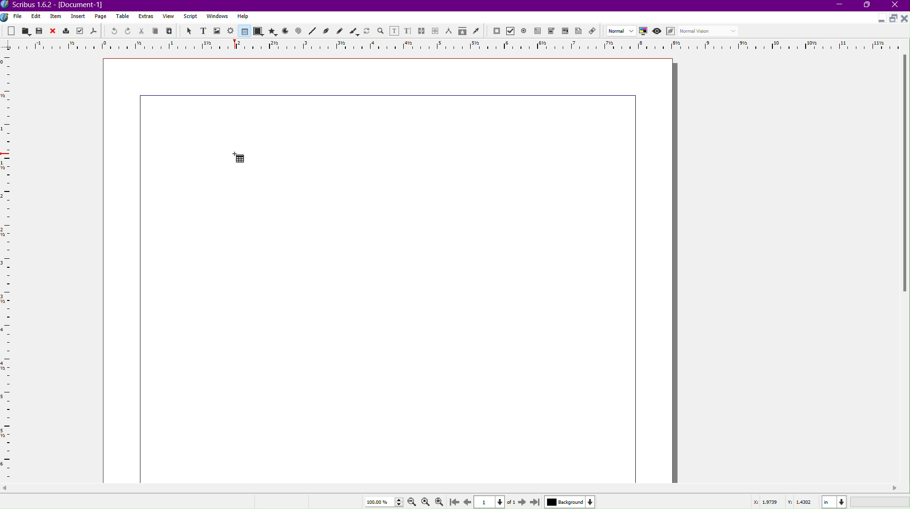 The width and height of the screenshot is (910, 509). Describe the element at coordinates (111, 31) in the screenshot. I see `Undo` at that location.